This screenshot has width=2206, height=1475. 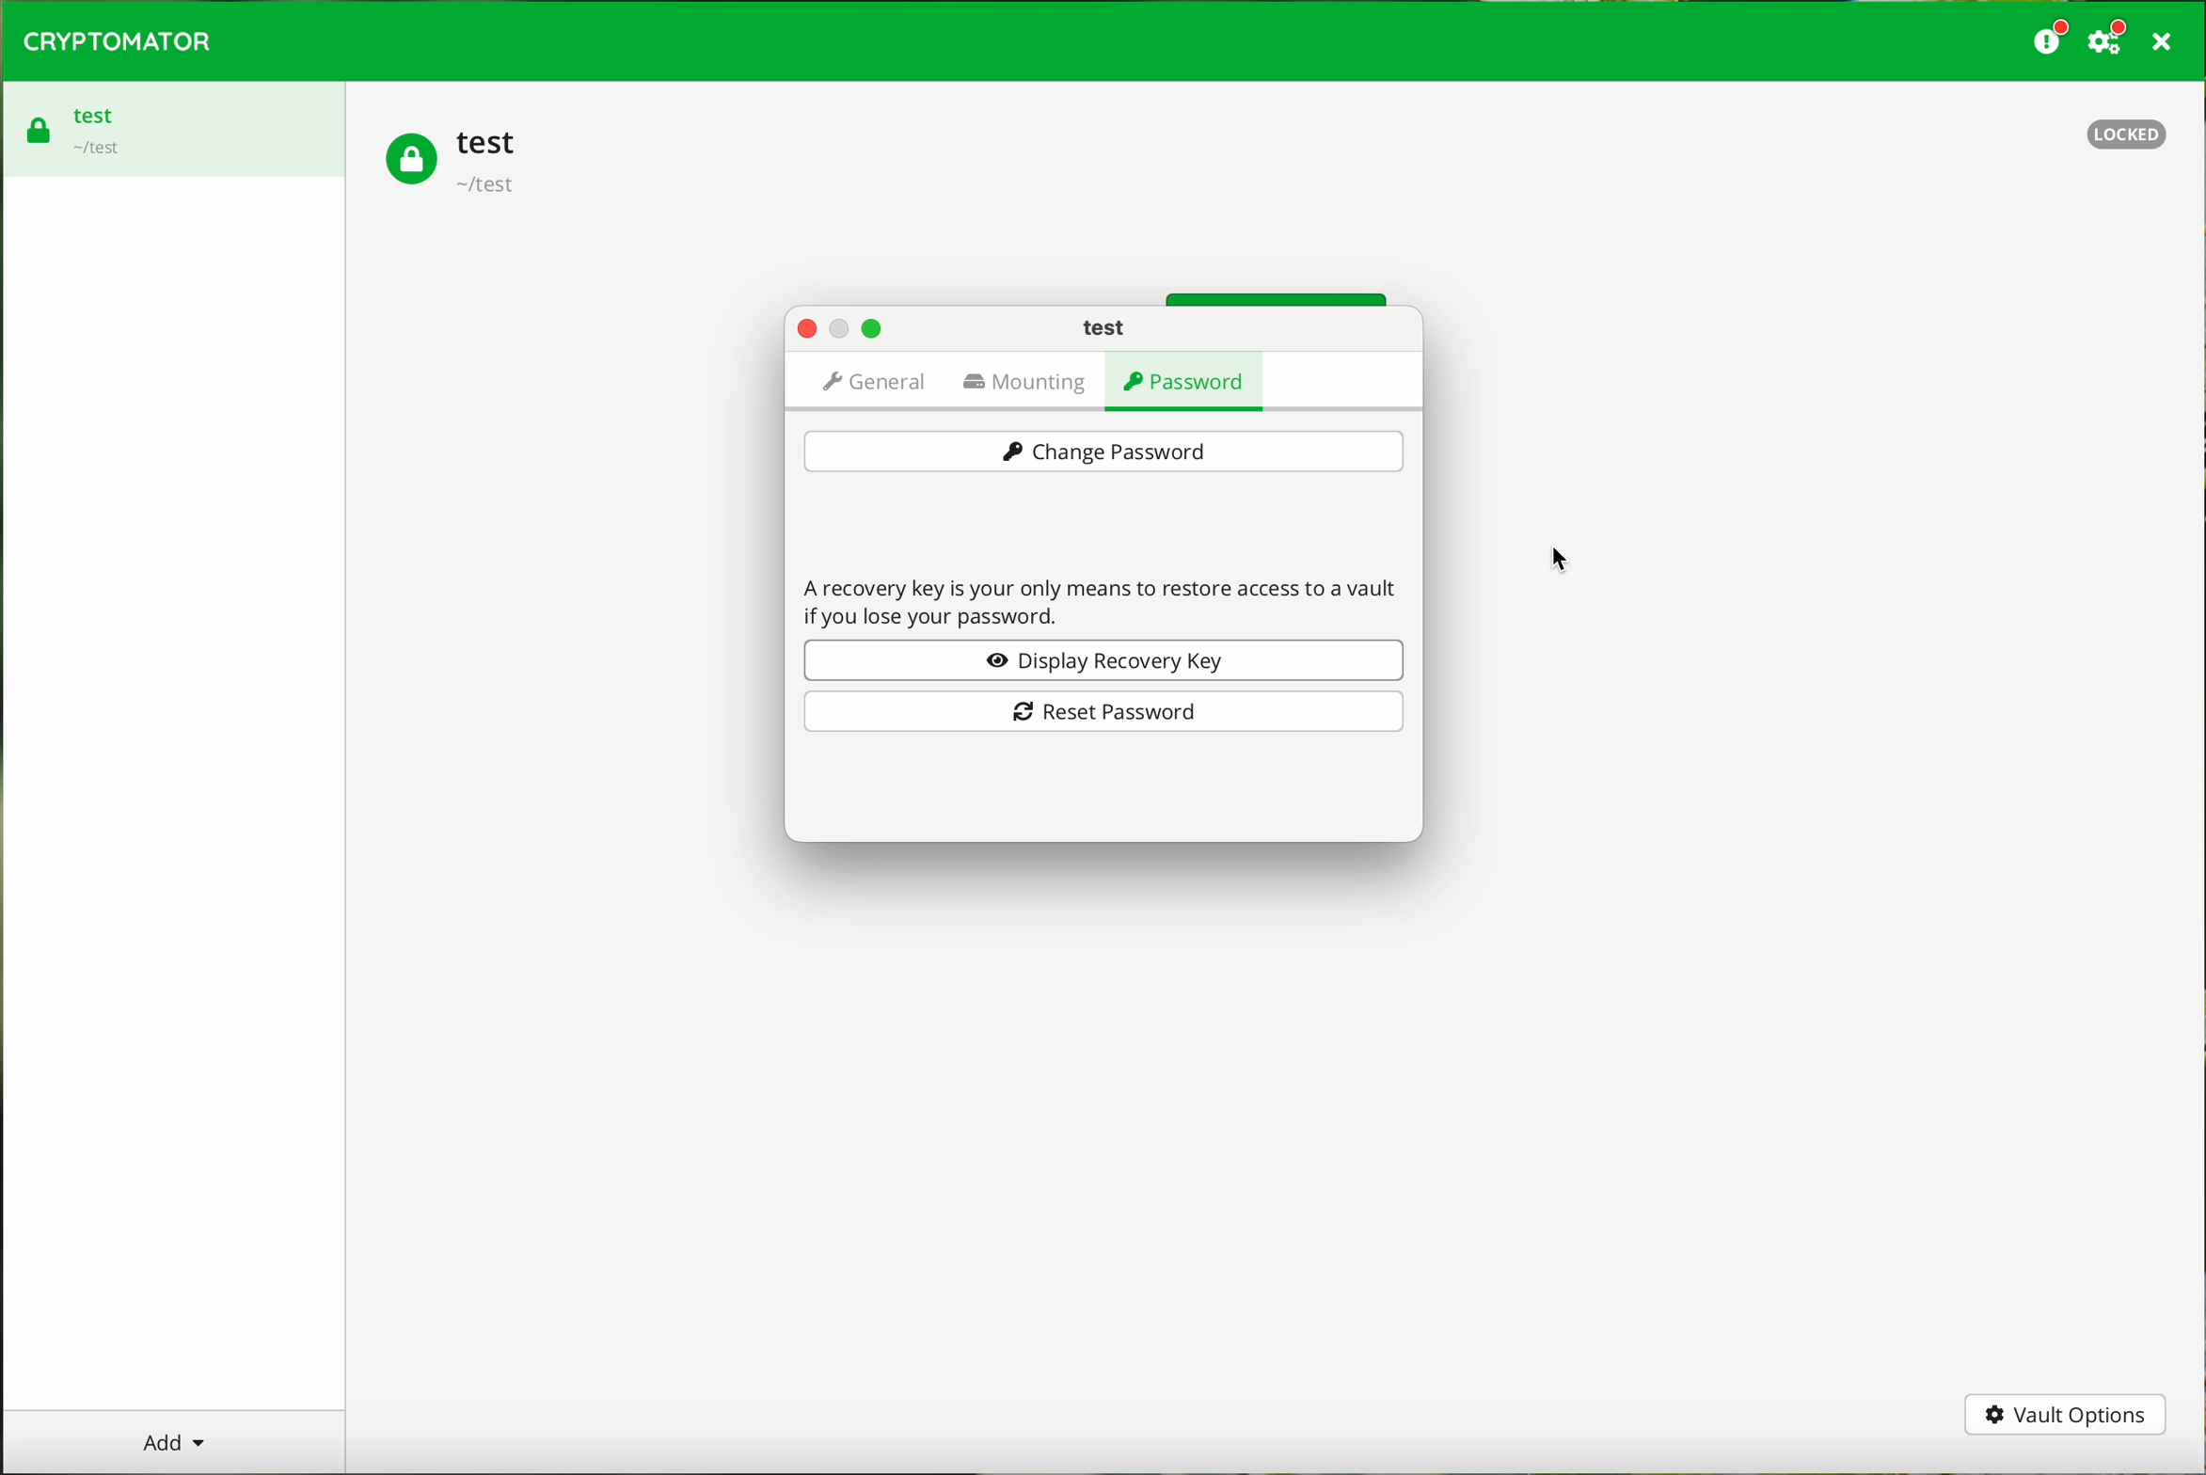 I want to click on reset password, so click(x=1104, y=712).